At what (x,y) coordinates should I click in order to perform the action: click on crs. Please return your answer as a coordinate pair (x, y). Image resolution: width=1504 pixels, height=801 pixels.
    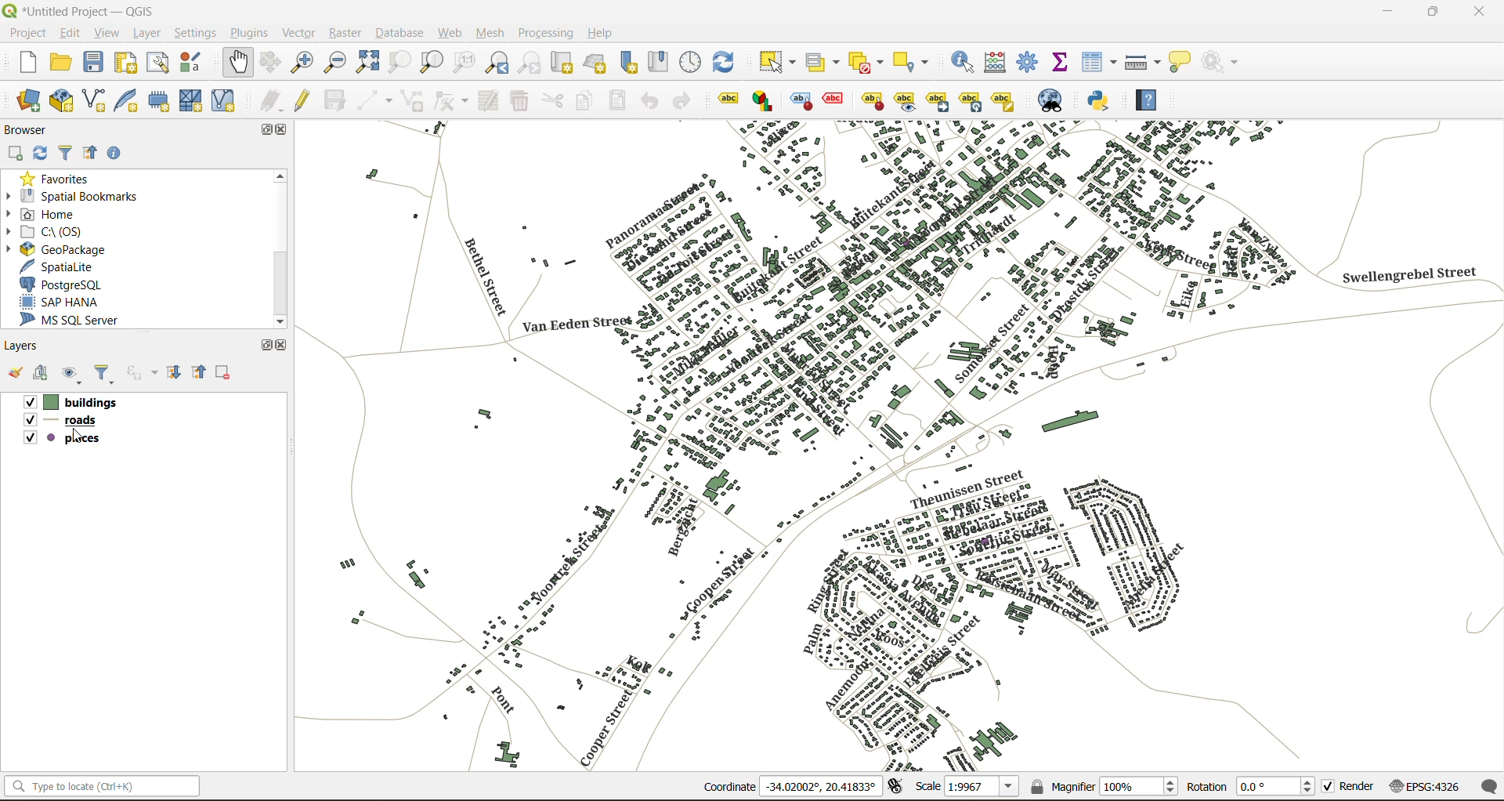
    Looking at the image, I should click on (1423, 783).